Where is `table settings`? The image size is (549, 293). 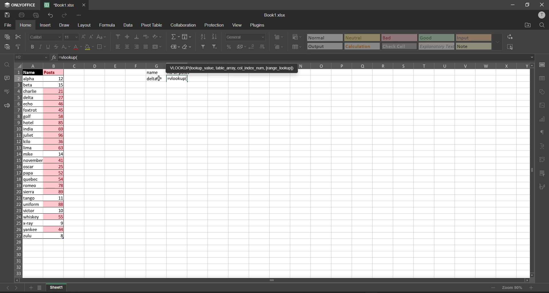 table settings is located at coordinates (544, 79).